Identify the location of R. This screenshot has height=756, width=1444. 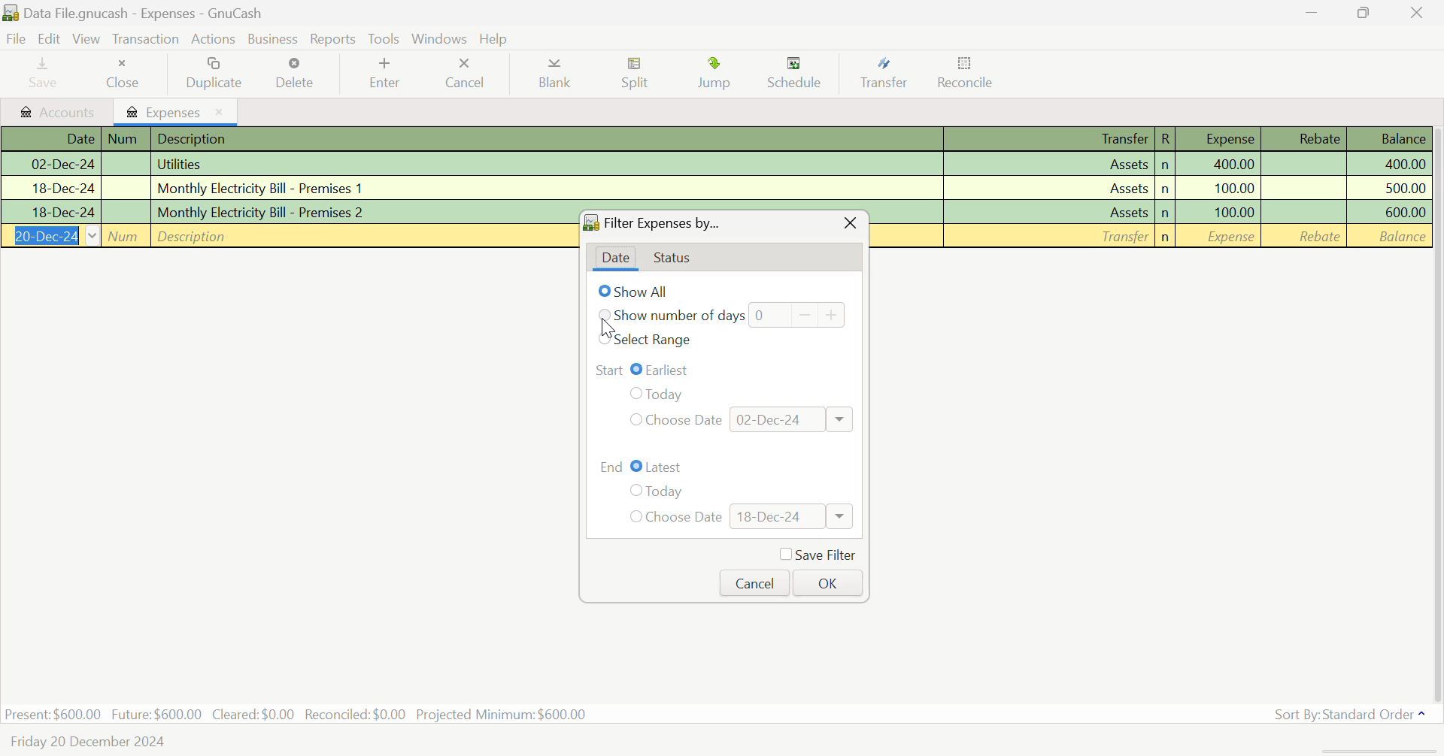
(1166, 139).